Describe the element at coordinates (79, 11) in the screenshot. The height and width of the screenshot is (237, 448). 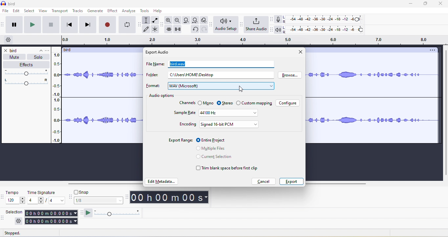
I see `tracks` at that location.